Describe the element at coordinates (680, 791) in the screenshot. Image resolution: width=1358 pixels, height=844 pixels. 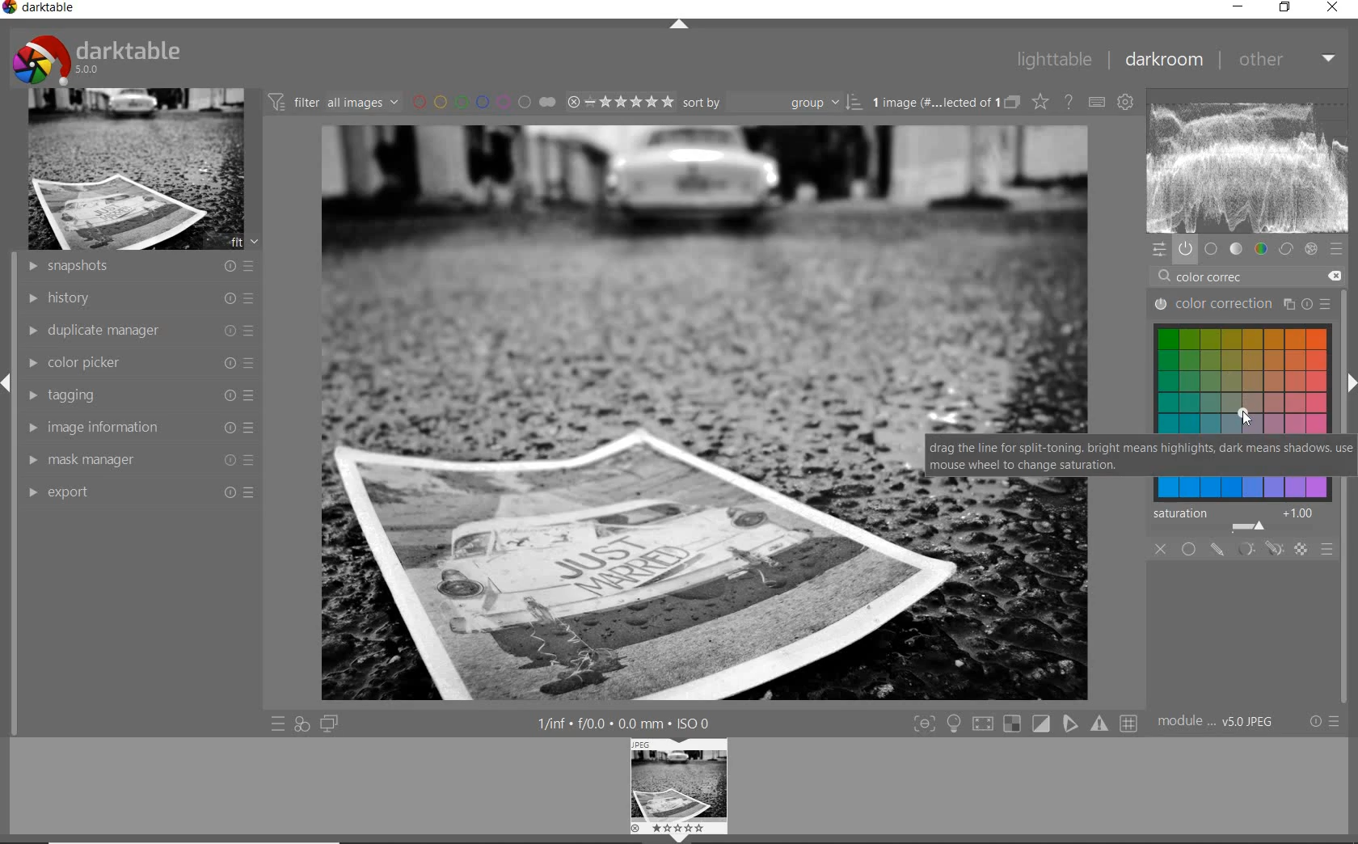
I see `image previe` at that location.